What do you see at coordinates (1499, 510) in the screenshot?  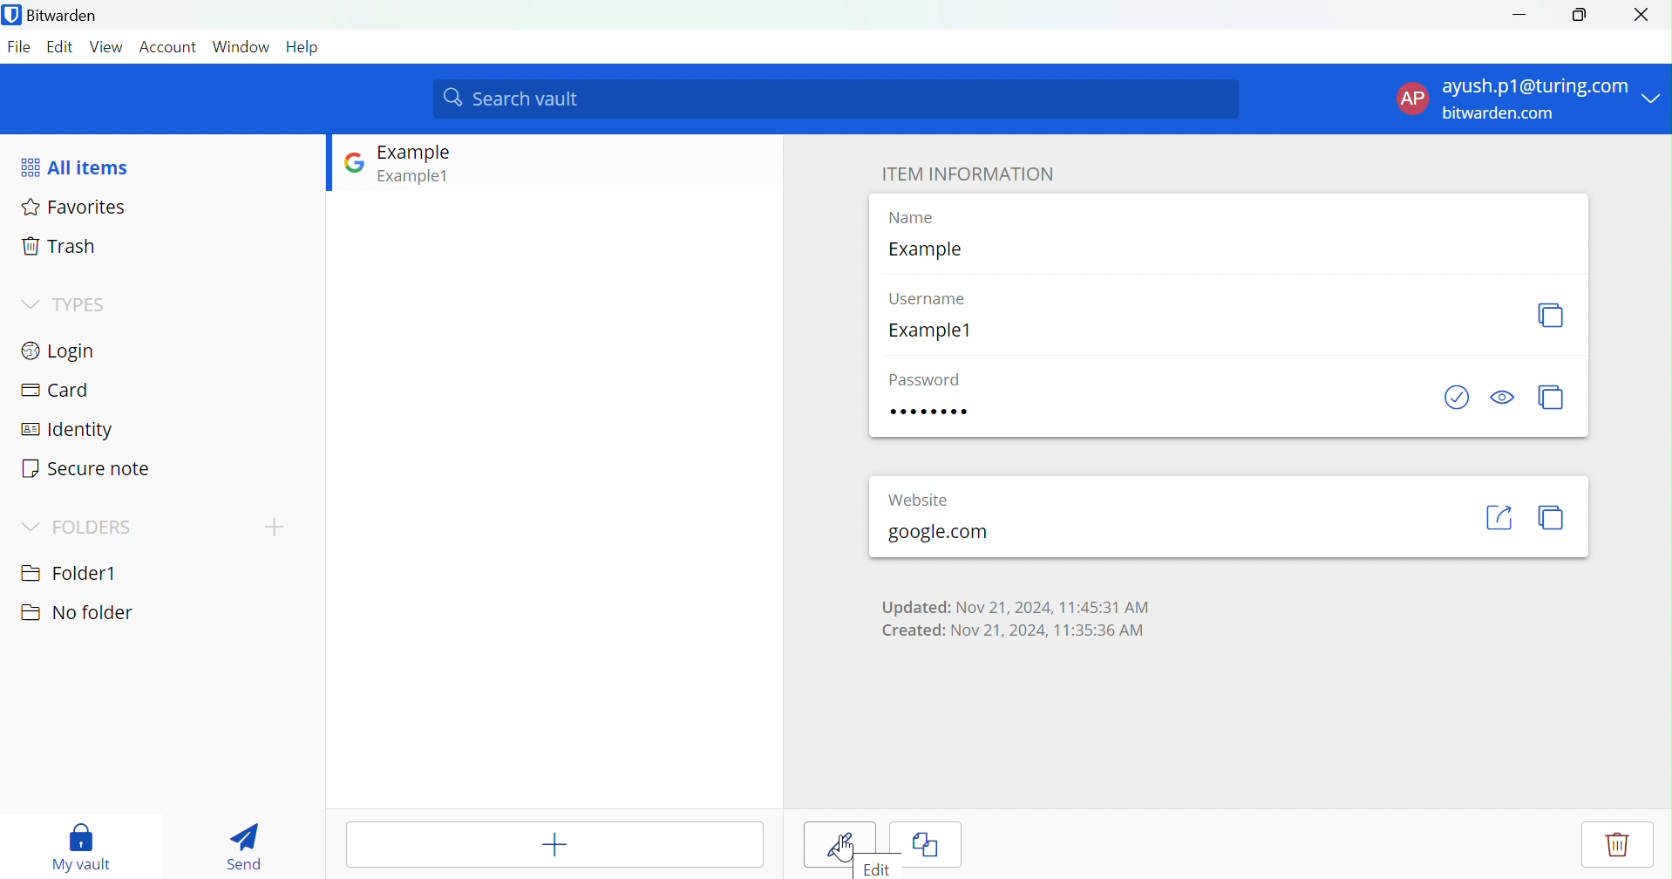 I see `«` at bounding box center [1499, 510].